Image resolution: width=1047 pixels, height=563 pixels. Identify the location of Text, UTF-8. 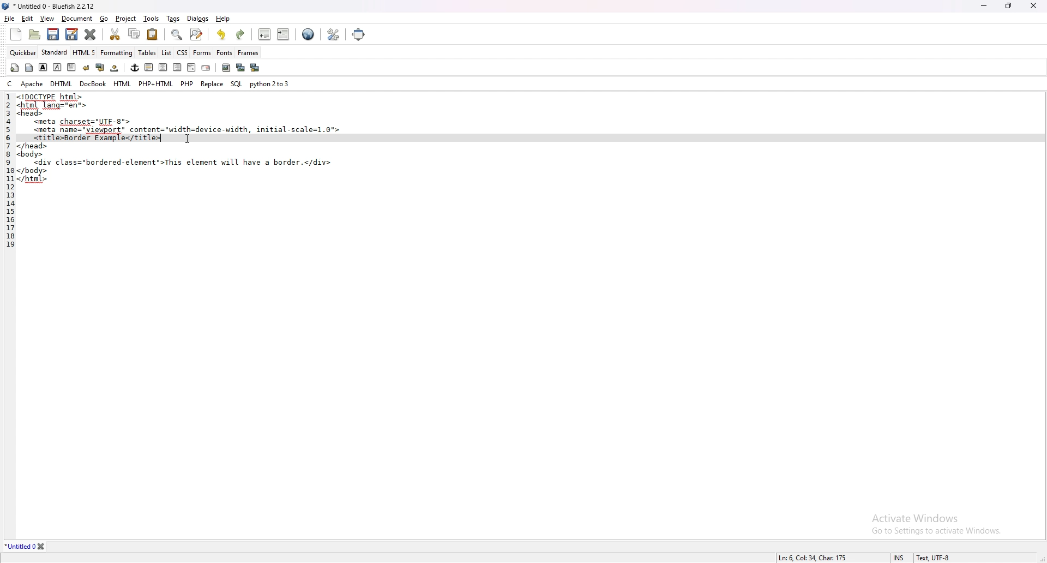
(932, 558).